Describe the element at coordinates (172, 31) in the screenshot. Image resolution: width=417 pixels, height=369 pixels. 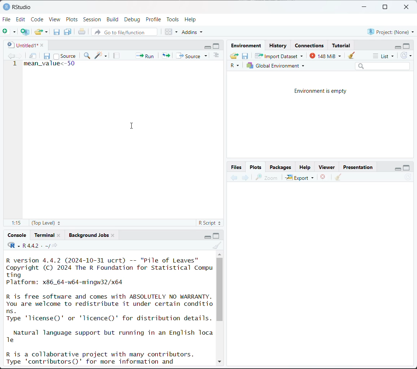
I see `workspace panes` at that location.